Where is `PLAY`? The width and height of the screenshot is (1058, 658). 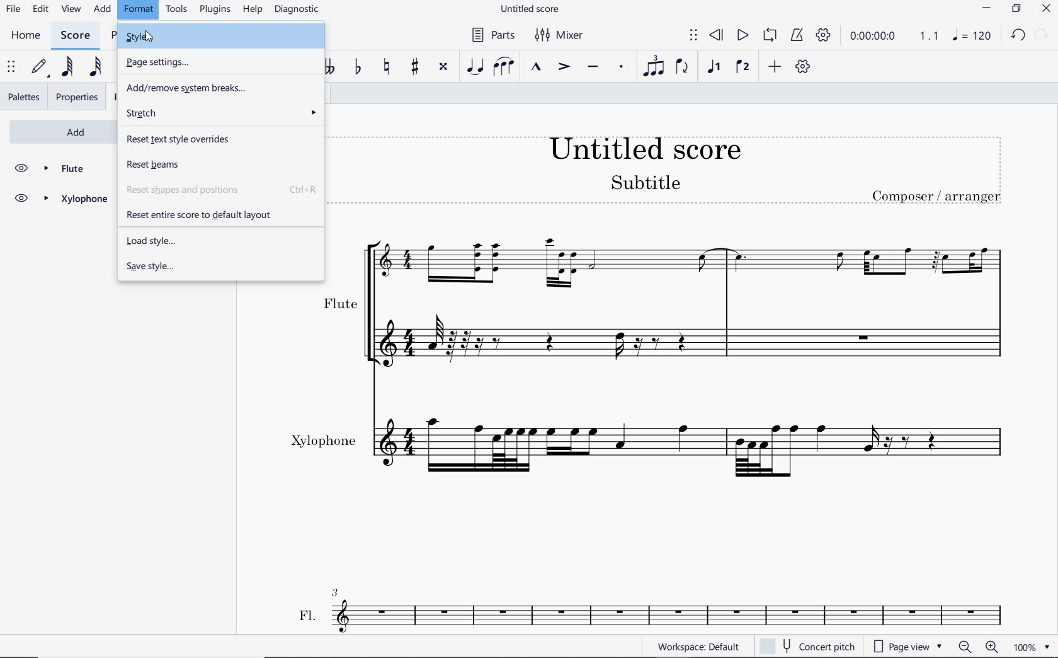
PLAY is located at coordinates (742, 36).